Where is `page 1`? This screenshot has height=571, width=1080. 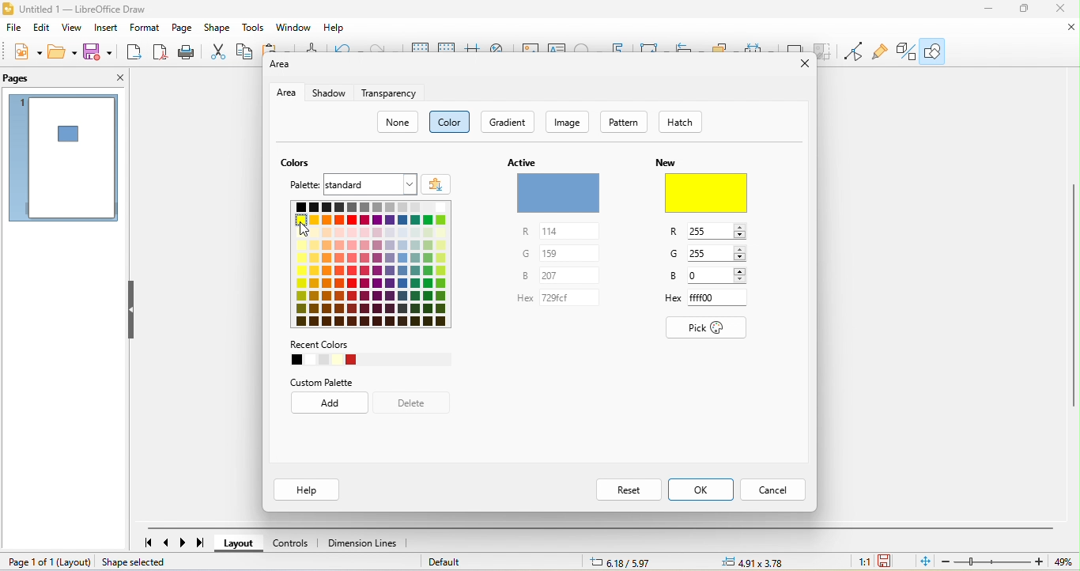 page 1 is located at coordinates (62, 161).